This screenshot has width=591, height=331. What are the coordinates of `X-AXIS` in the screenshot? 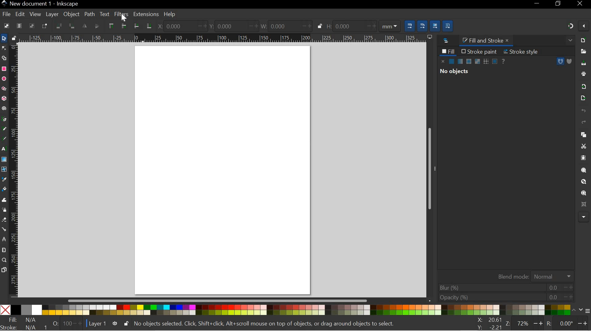 It's located at (181, 26).